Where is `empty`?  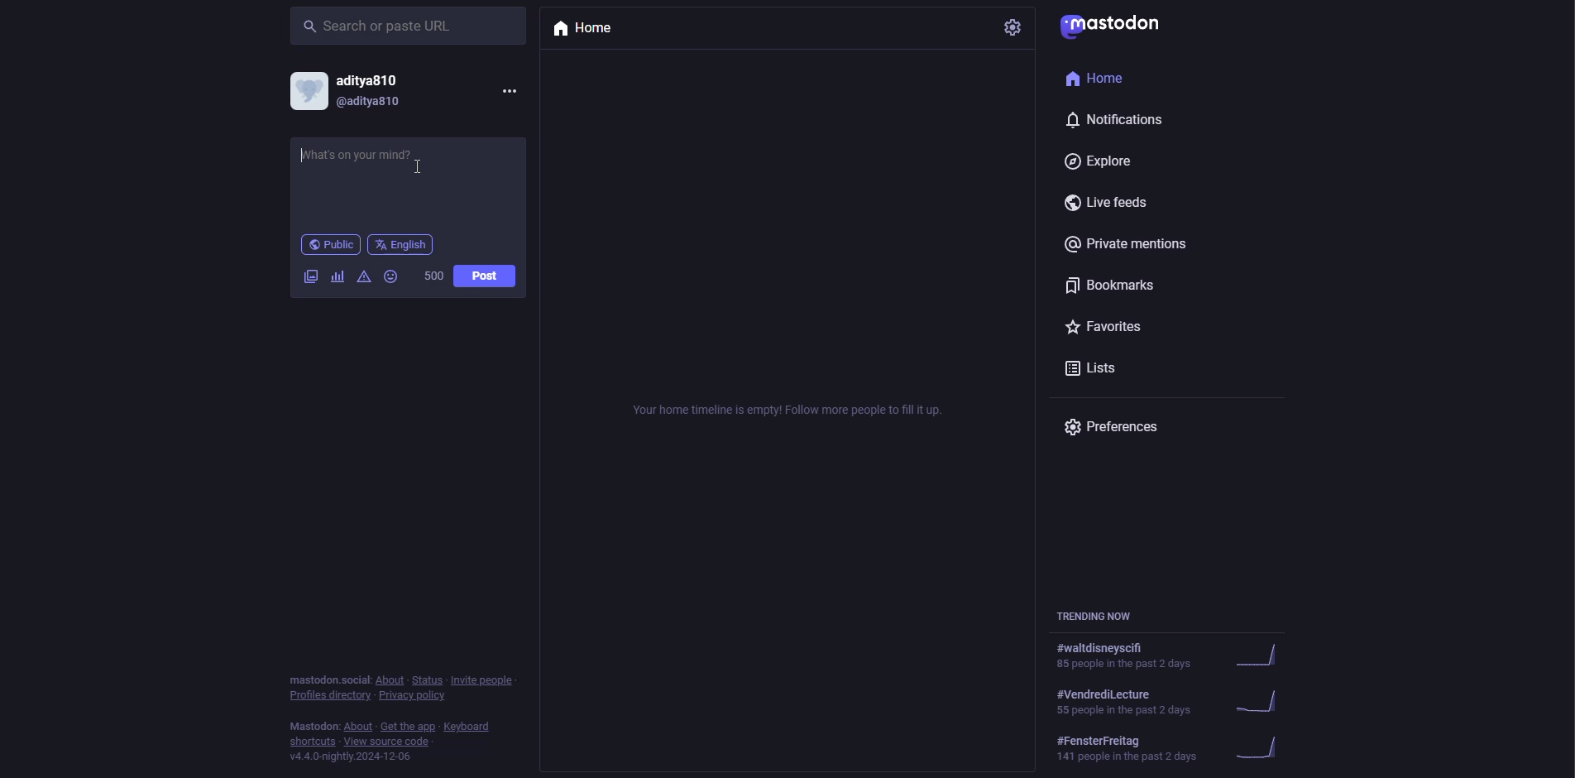 empty is located at coordinates (795, 407).